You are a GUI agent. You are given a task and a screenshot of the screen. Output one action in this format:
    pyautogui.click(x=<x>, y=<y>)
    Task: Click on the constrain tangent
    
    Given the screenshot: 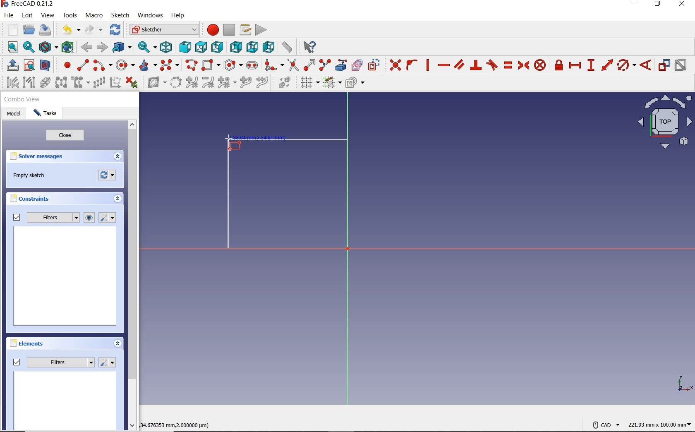 What is the action you would take?
    pyautogui.click(x=492, y=65)
    